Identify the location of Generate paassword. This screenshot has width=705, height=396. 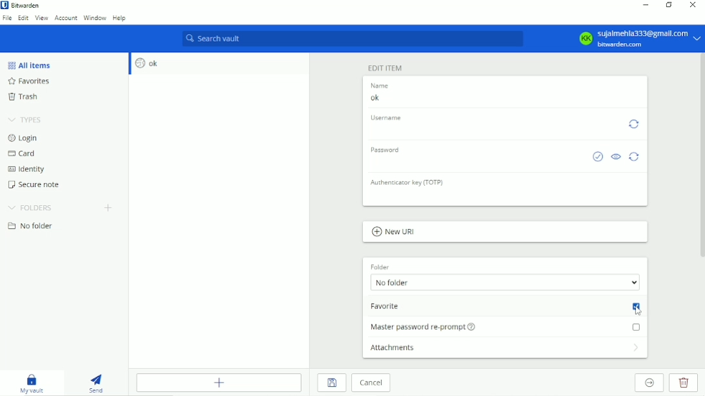
(635, 157).